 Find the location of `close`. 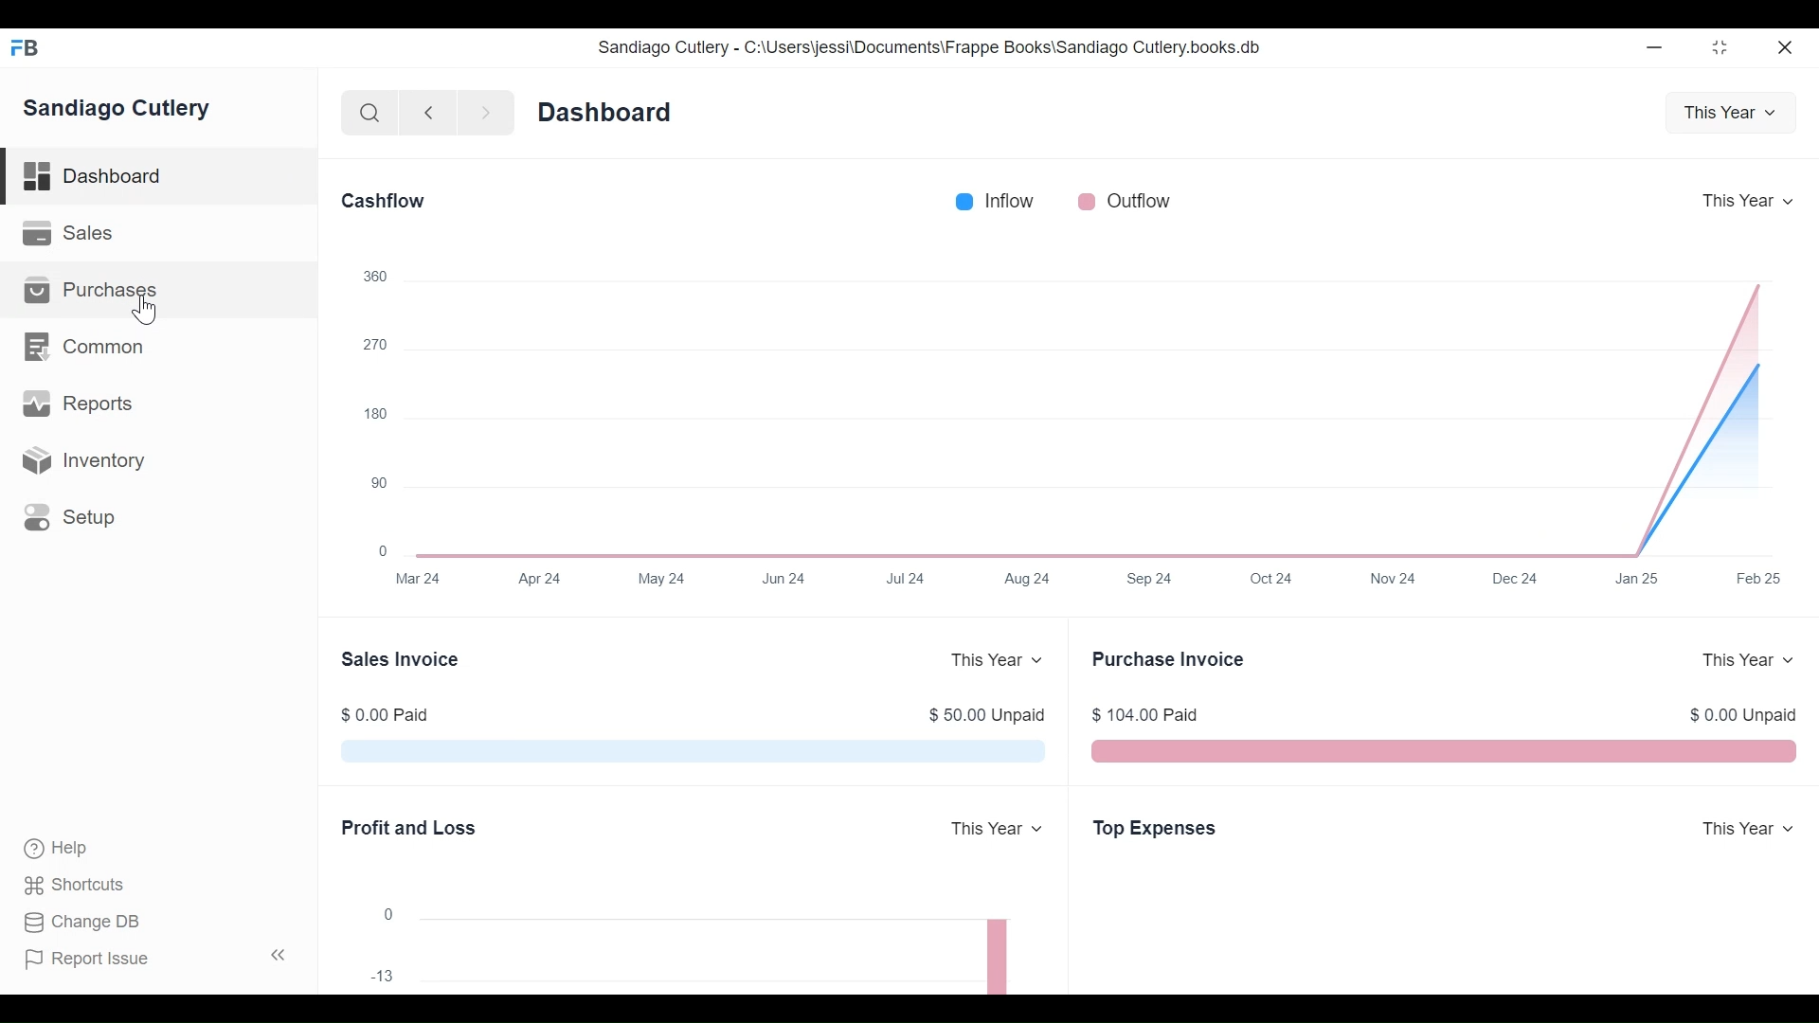

close is located at coordinates (1783, 48).